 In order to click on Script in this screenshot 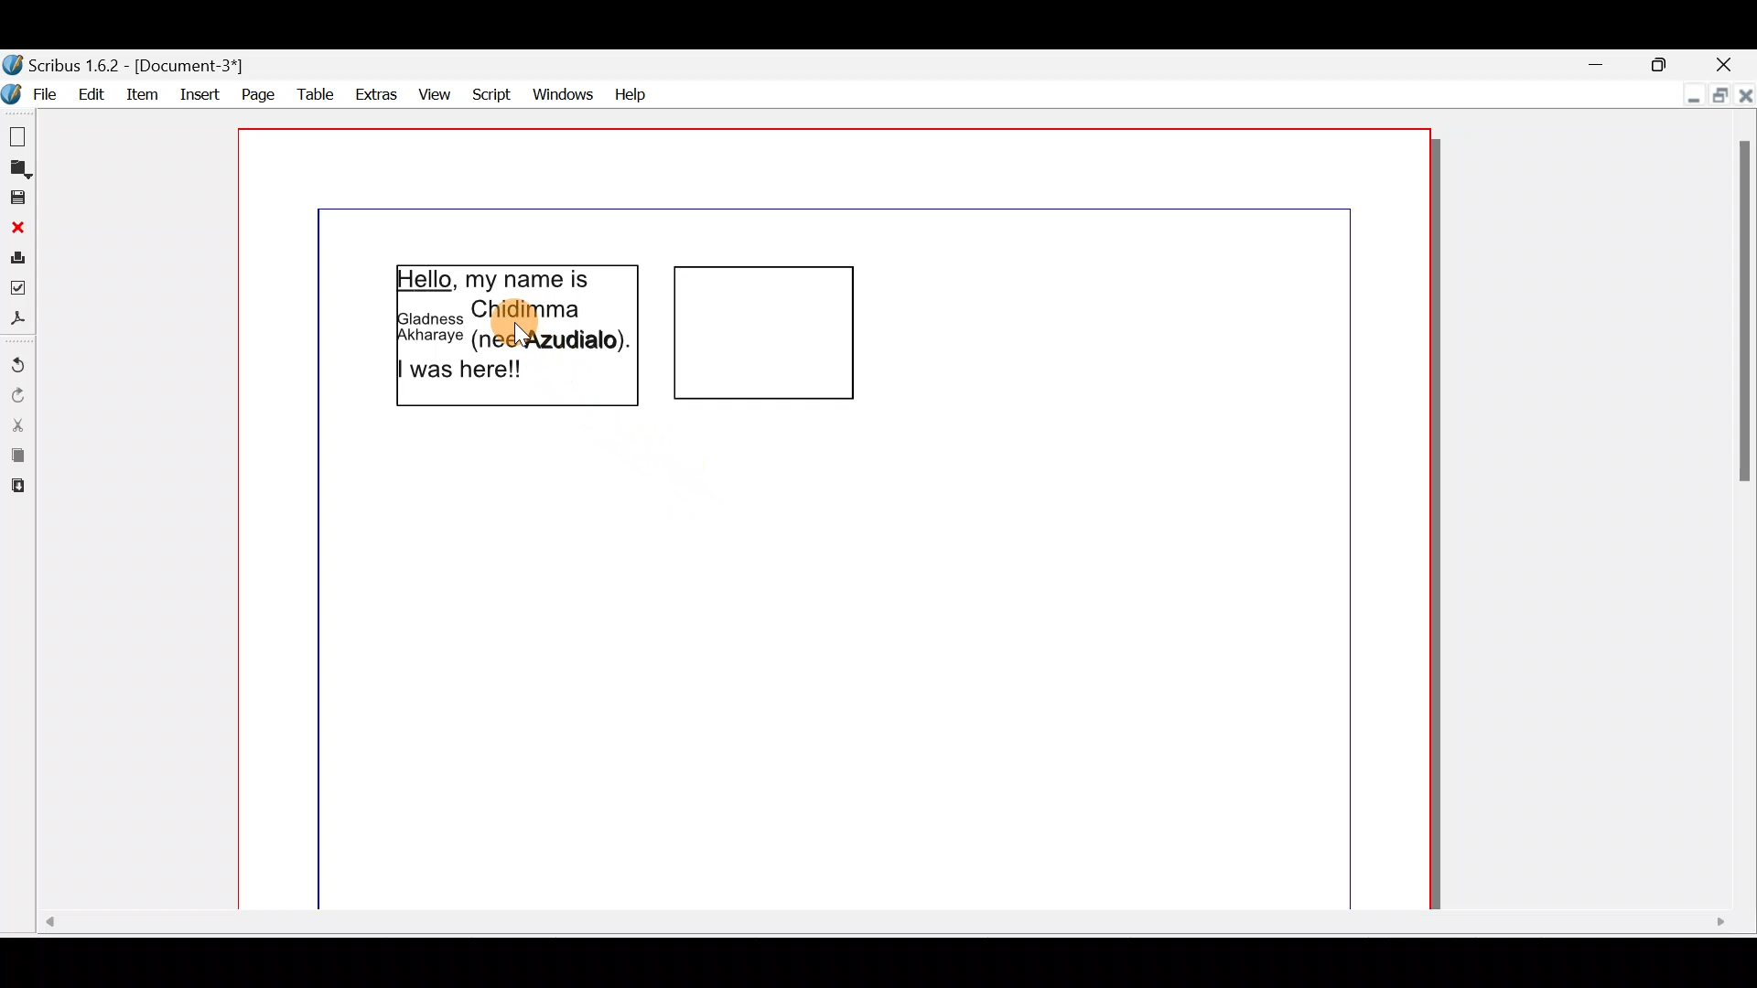, I will do `click(492, 91)`.